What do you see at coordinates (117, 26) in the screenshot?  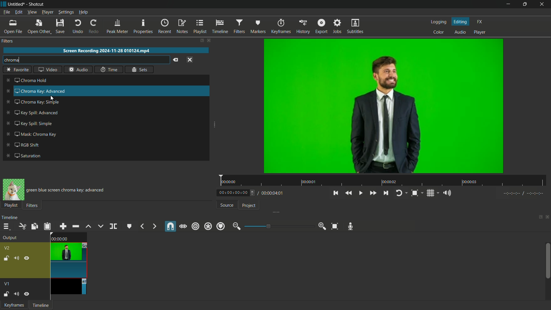 I see `peak meter` at bounding box center [117, 26].